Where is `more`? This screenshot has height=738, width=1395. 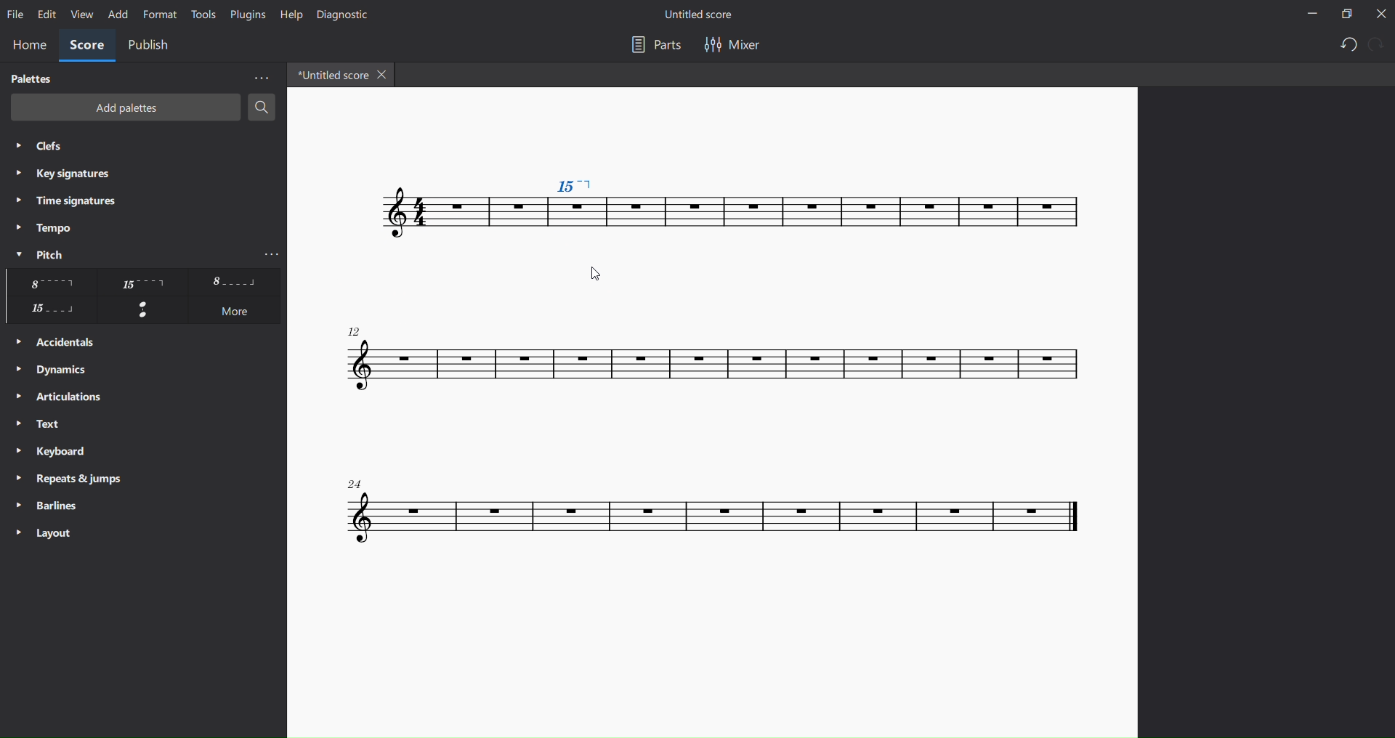
more is located at coordinates (256, 78).